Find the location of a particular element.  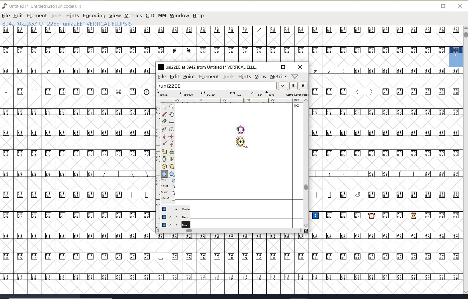

close is located at coordinates (300, 67).